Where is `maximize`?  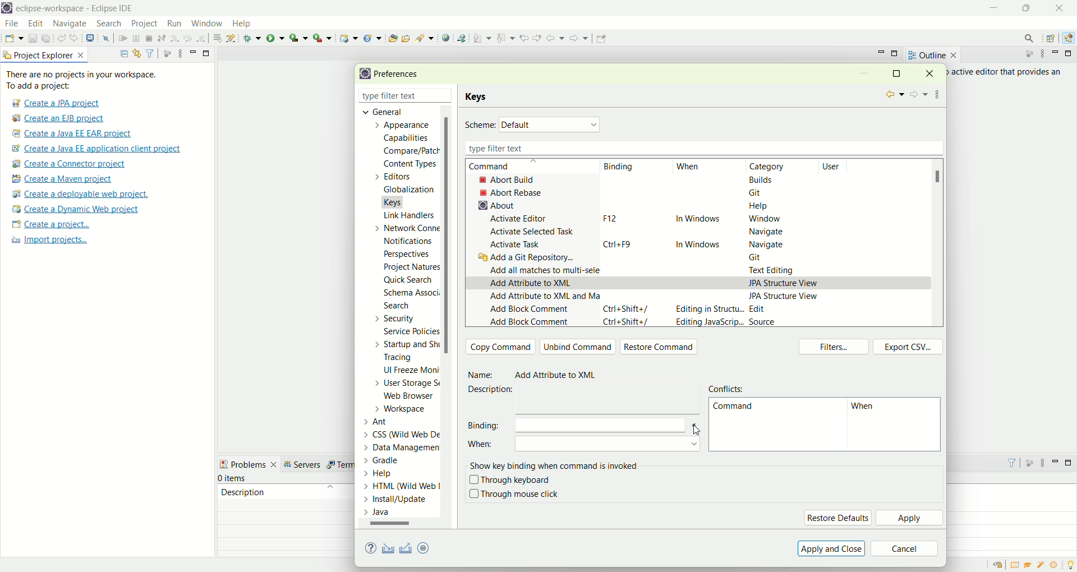
maximize is located at coordinates (207, 52).